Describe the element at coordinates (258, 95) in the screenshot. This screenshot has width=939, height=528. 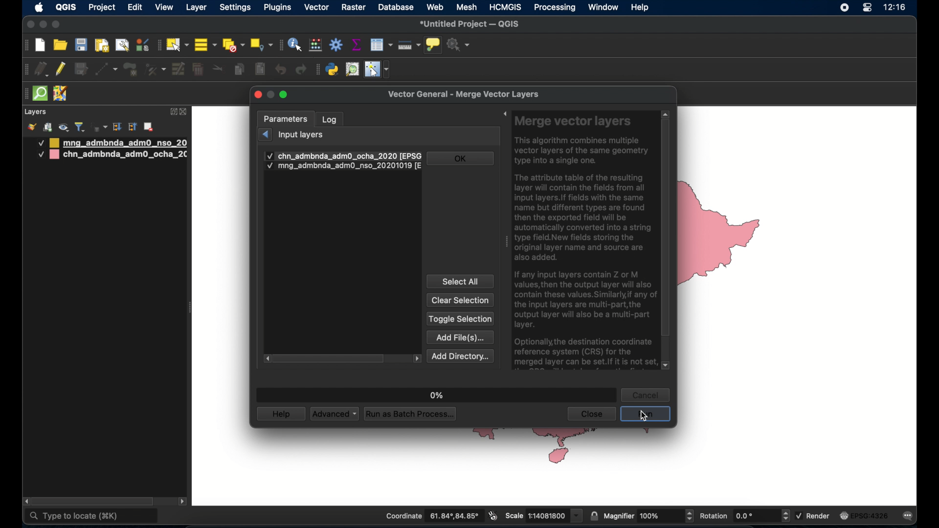
I see `close` at that location.